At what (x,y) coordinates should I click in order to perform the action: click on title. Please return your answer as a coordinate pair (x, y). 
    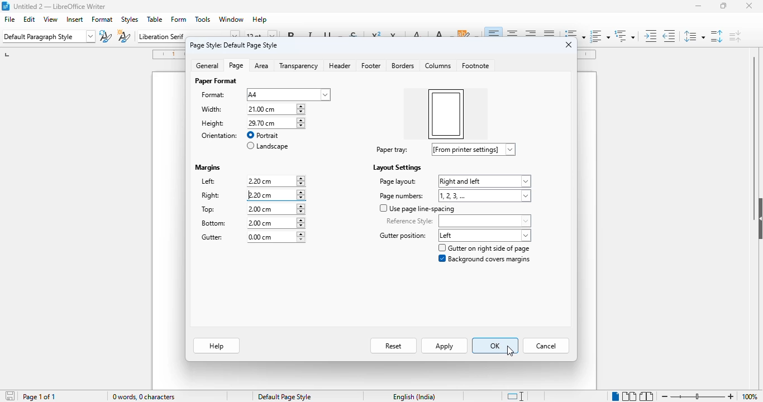
    Looking at the image, I should click on (60, 6).